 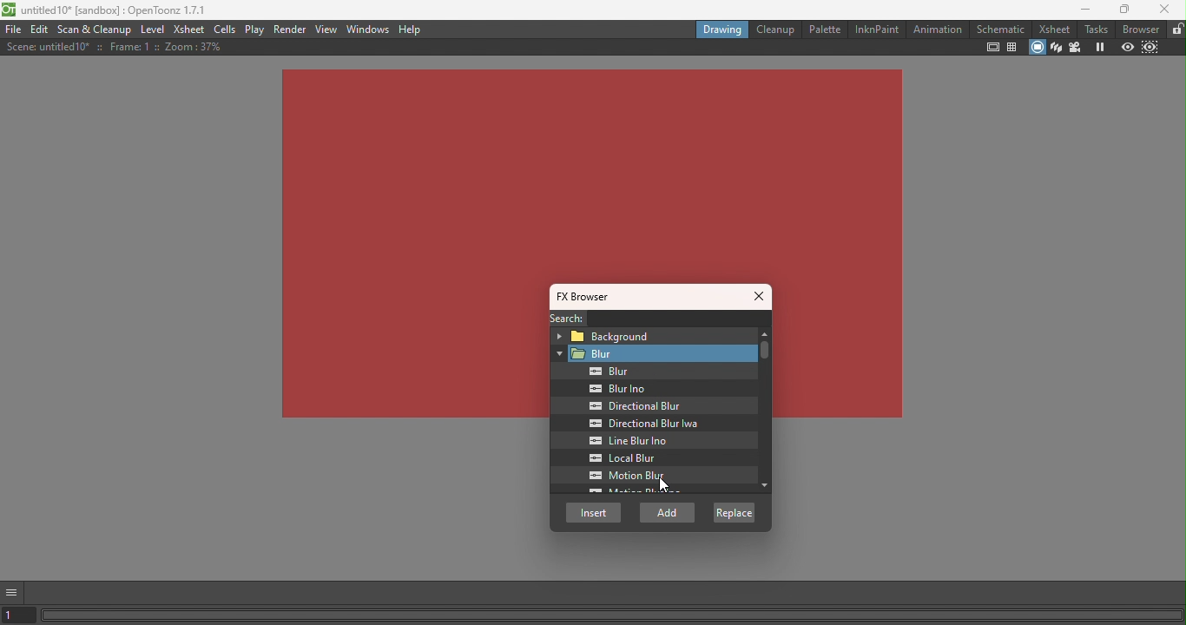 What do you see at coordinates (630, 476) in the screenshot?
I see `Motion blur` at bounding box center [630, 476].